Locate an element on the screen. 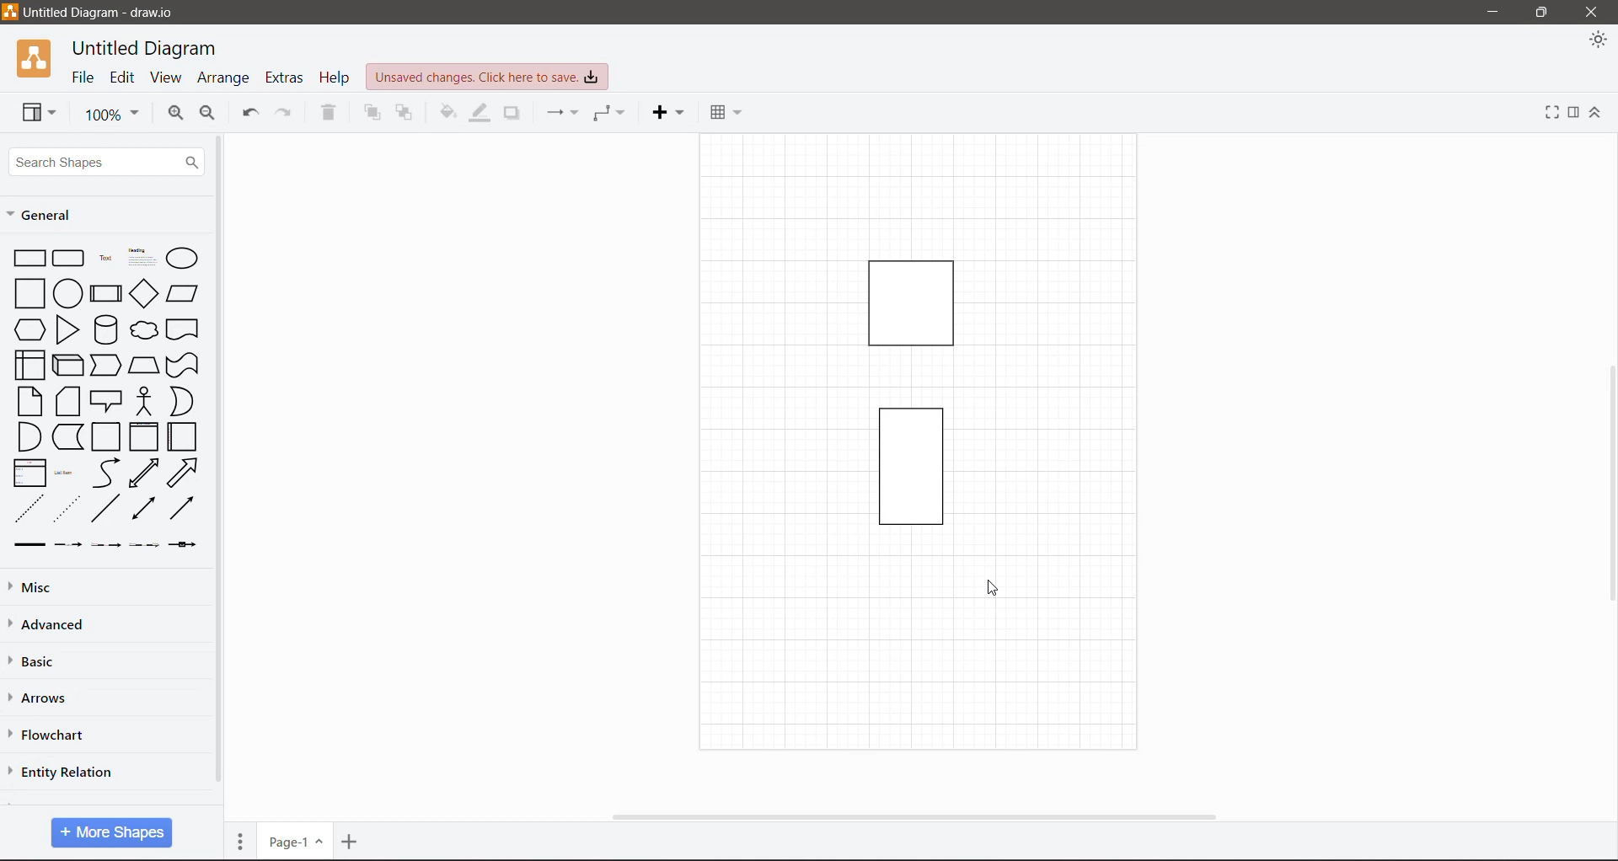 The width and height of the screenshot is (1618, 861). File is located at coordinates (83, 78).